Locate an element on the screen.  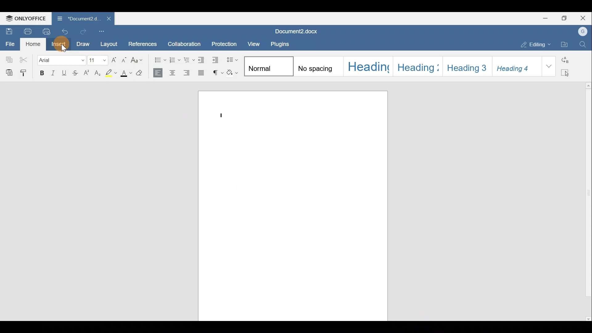
Collaboration is located at coordinates (183, 43).